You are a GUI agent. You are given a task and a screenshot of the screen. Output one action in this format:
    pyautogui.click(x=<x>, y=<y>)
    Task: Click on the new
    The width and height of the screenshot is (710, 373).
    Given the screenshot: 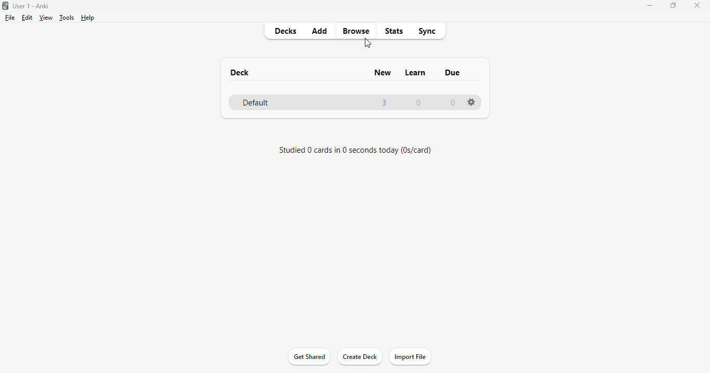 What is the action you would take?
    pyautogui.click(x=382, y=72)
    